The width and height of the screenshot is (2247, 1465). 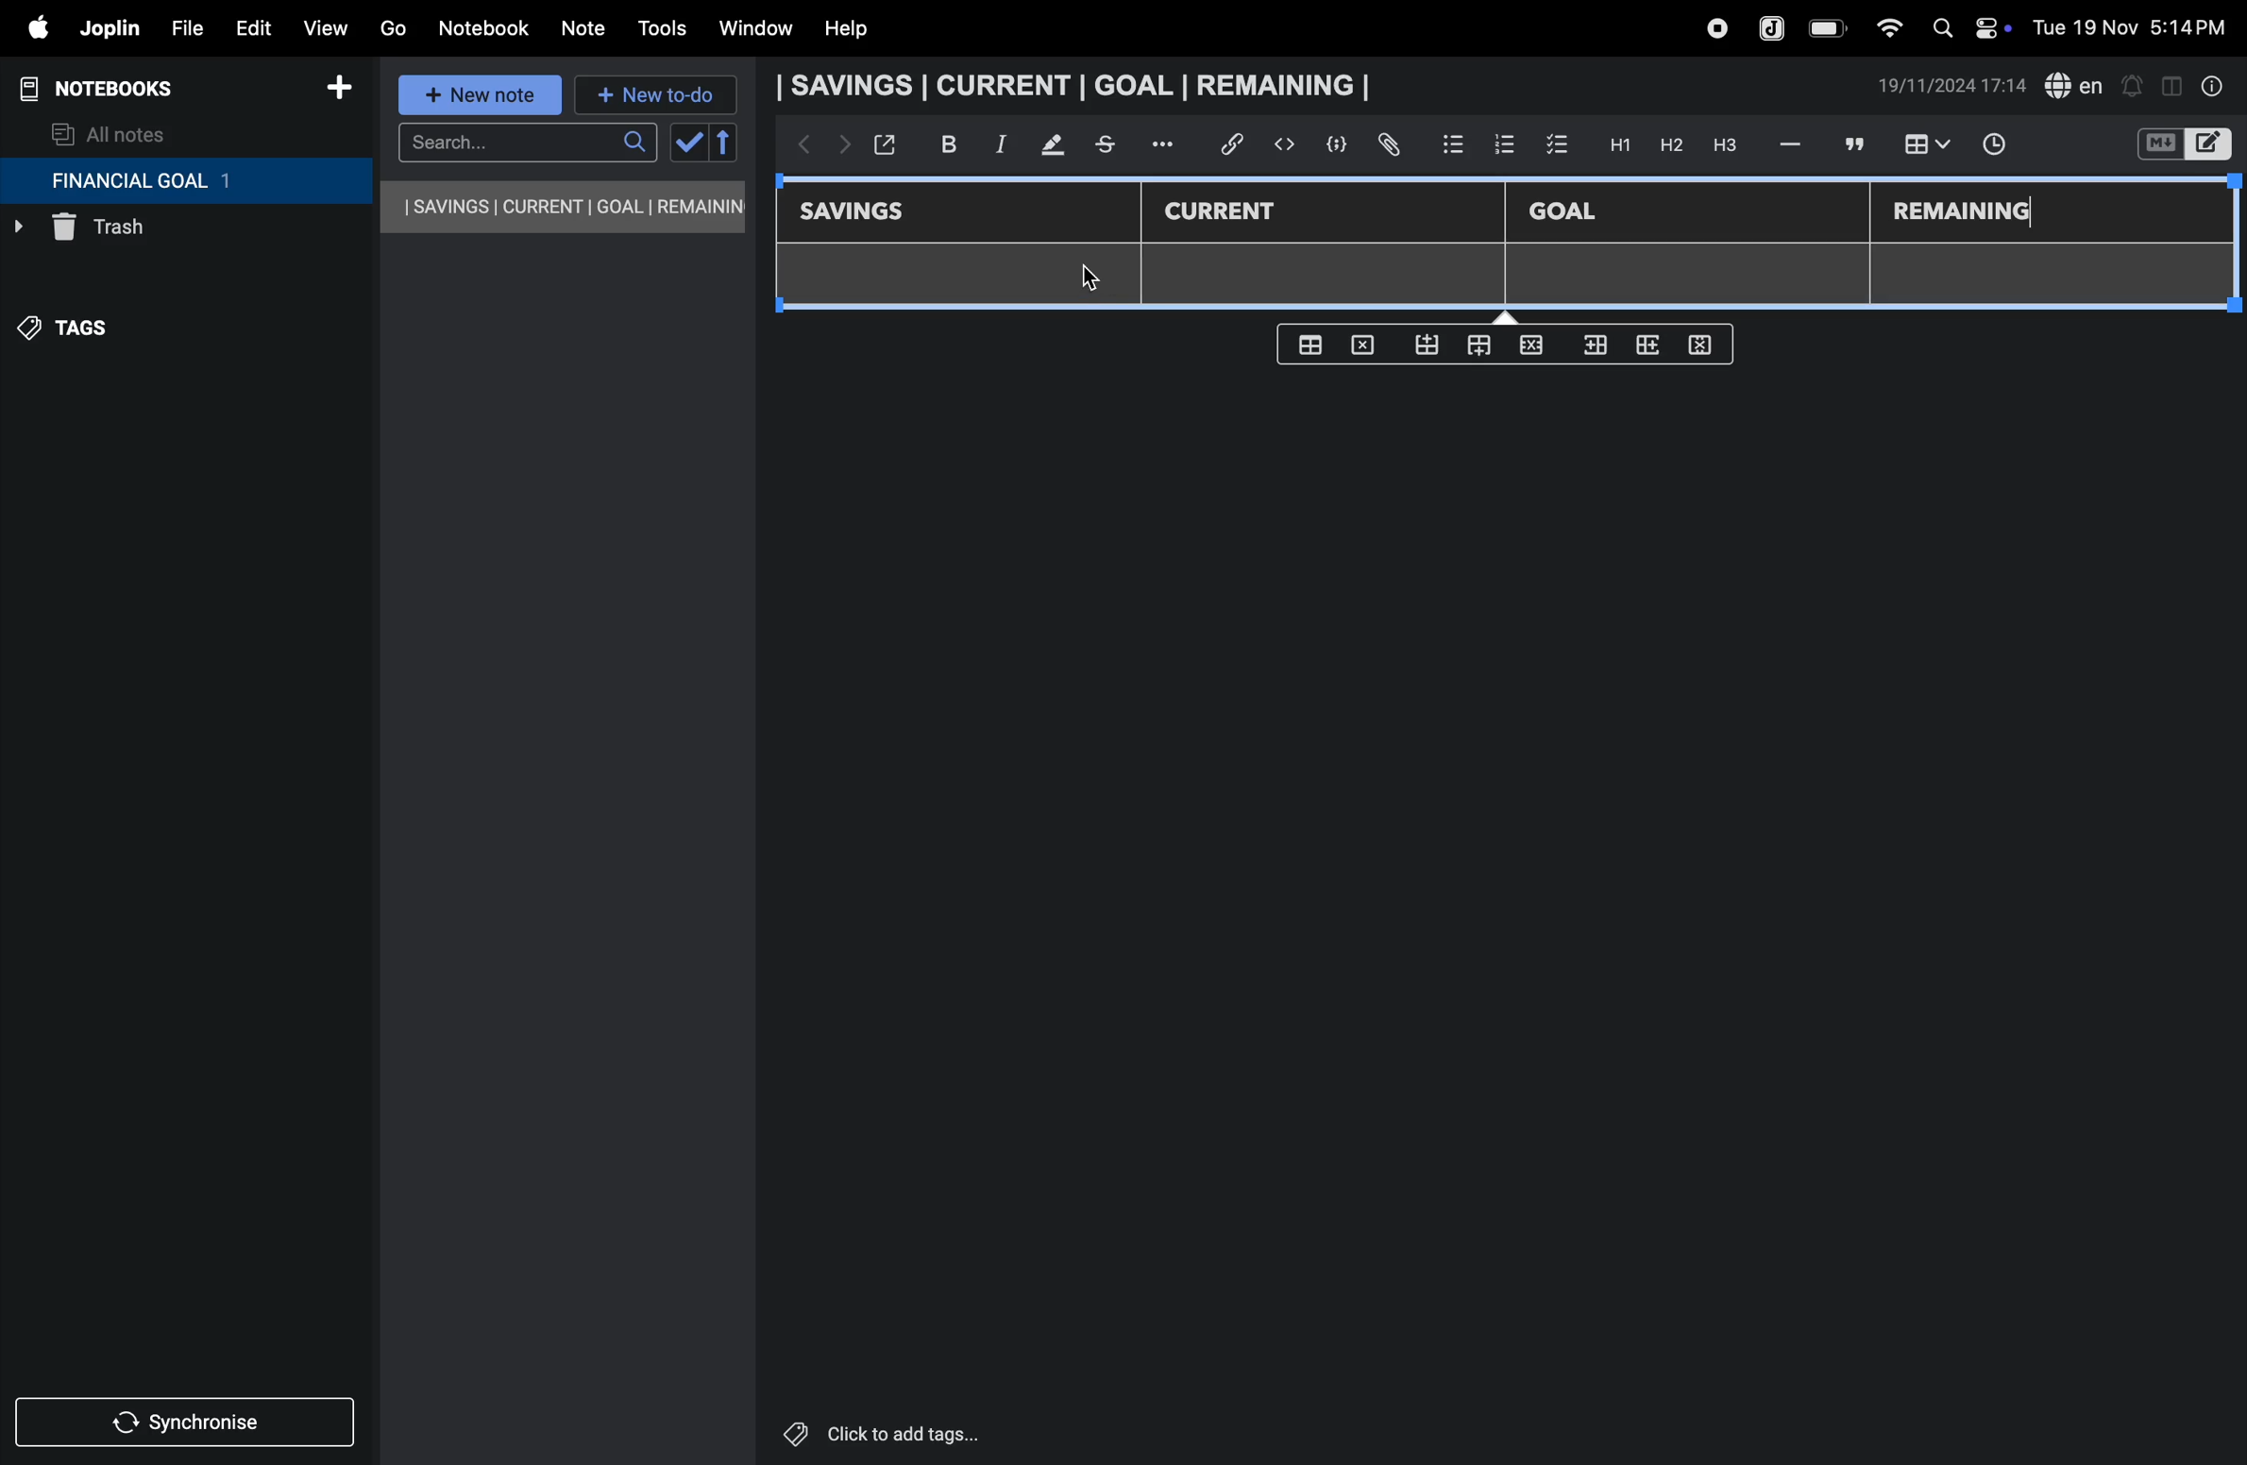 What do you see at coordinates (245, 24) in the screenshot?
I see `edit` at bounding box center [245, 24].